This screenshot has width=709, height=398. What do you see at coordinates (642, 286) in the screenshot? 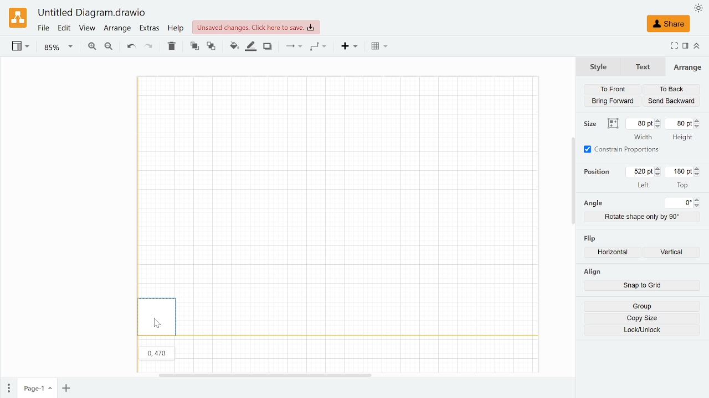
I see `Snap to grid` at bounding box center [642, 286].